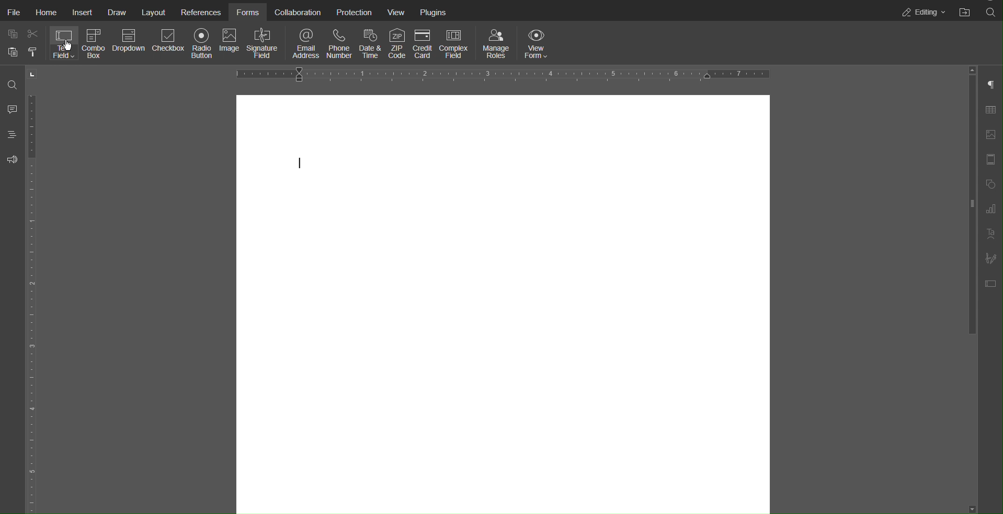 The width and height of the screenshot is (1003, 514). What do you see at coordinates (991, 286) in the screenshot?
I see `Form Settings` at bounding box center [991, 286].